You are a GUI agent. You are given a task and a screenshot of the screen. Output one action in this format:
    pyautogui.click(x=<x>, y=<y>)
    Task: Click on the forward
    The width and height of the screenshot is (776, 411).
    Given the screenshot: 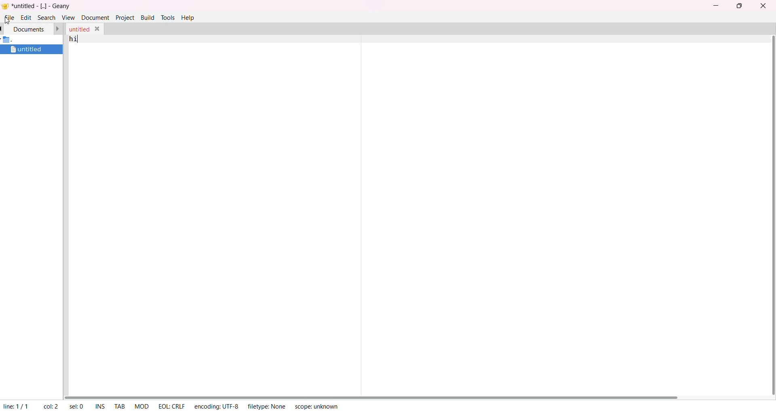 What is the action you would take?
    pyautogui.click(x=58, y=29)
    